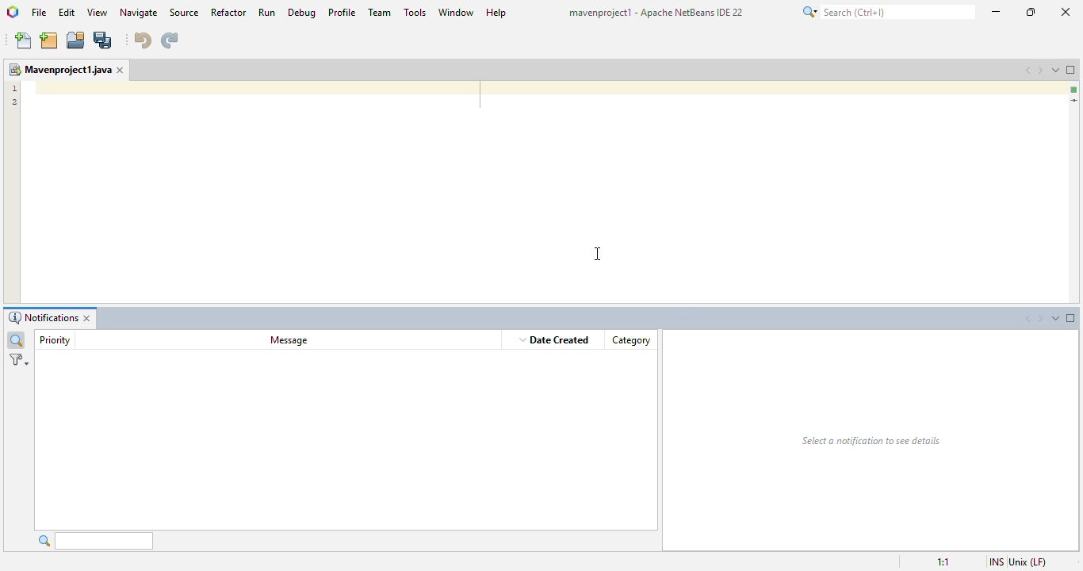  I want to click on mavenproject1 - Apache Netbeans IDE 23, so click(658, 12).